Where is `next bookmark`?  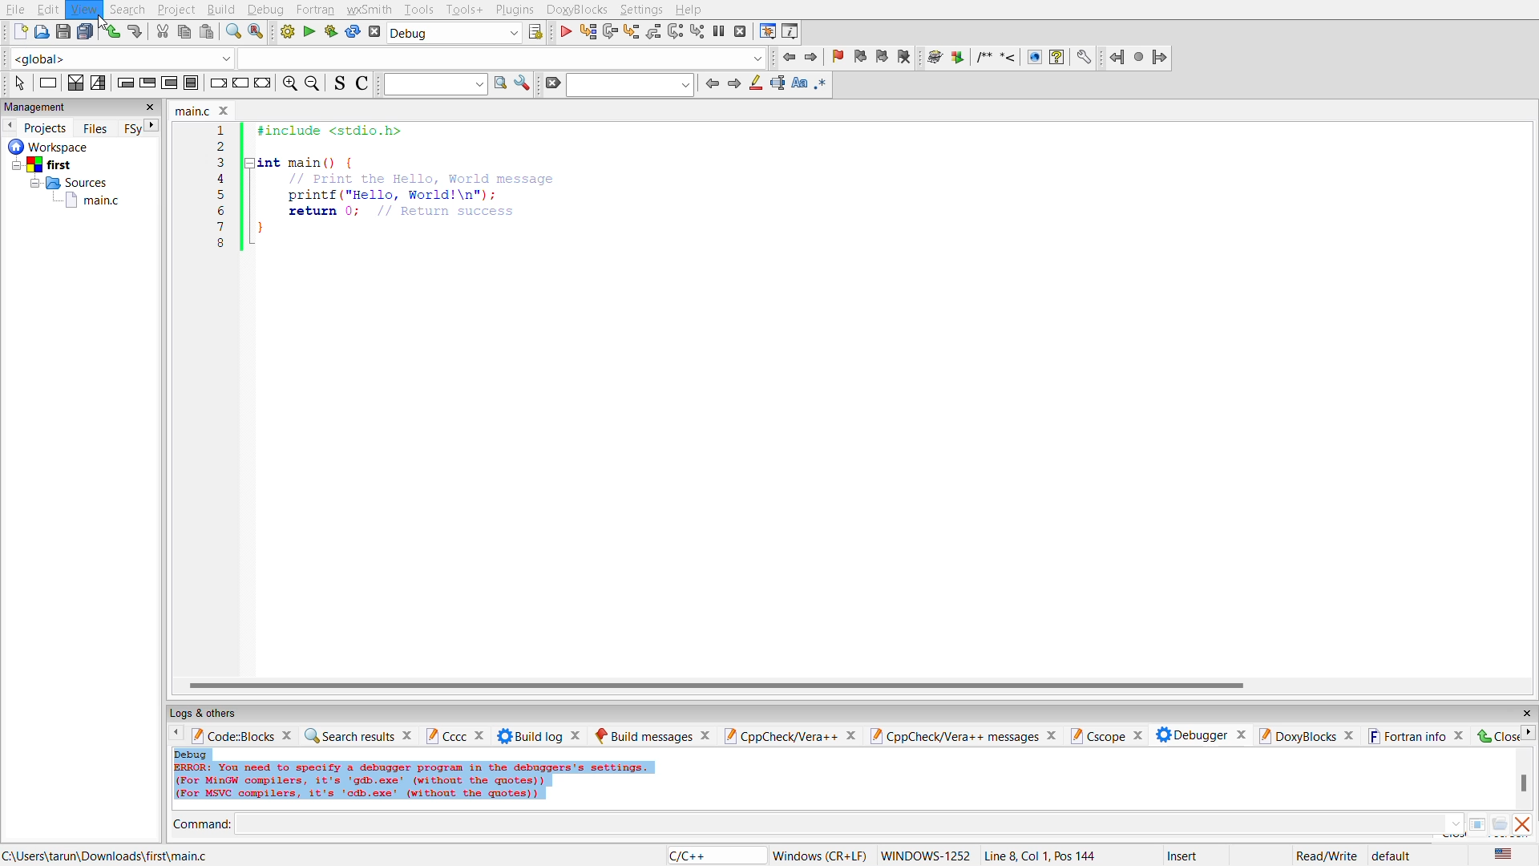 next bookmark is located at coordinates (884, 58).